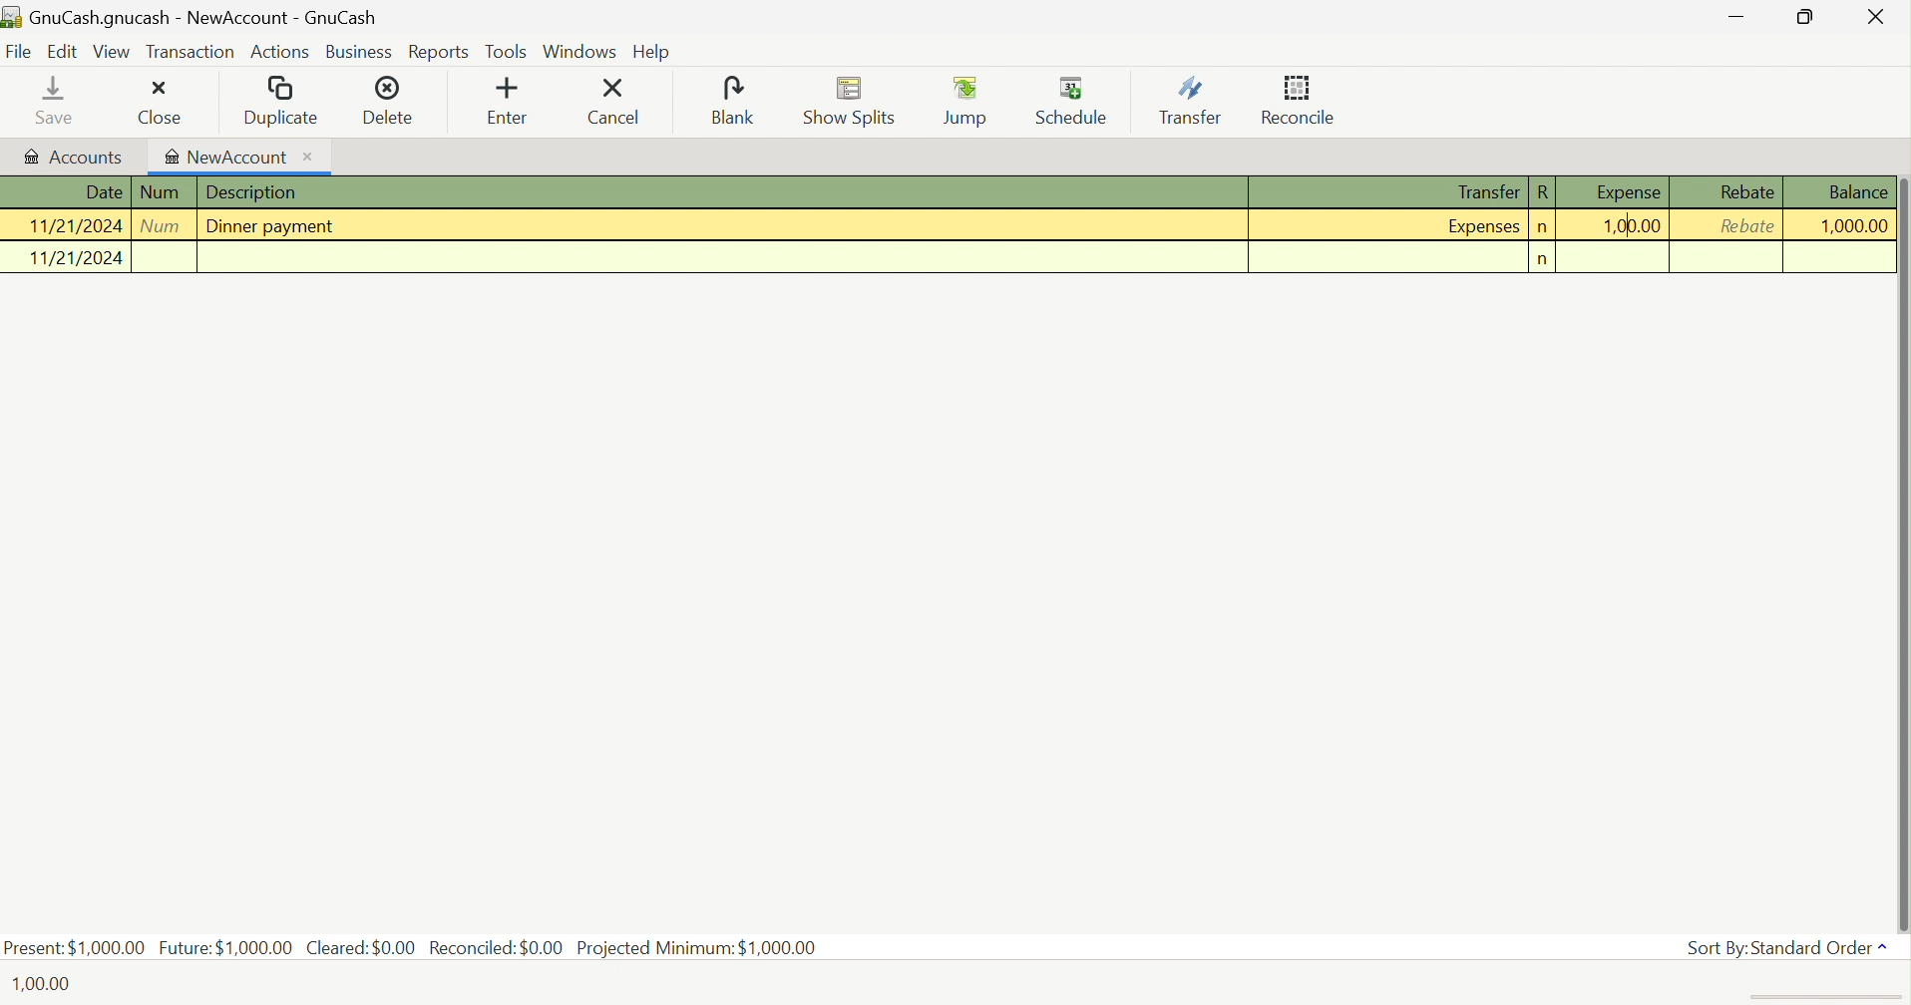 Image resolution: width=1911 pixels, height=1005 pixels. What do you see at coordinates (1805, 17) in the screenshot?
I see `Restore Down` at bounding box center [1805, 17].